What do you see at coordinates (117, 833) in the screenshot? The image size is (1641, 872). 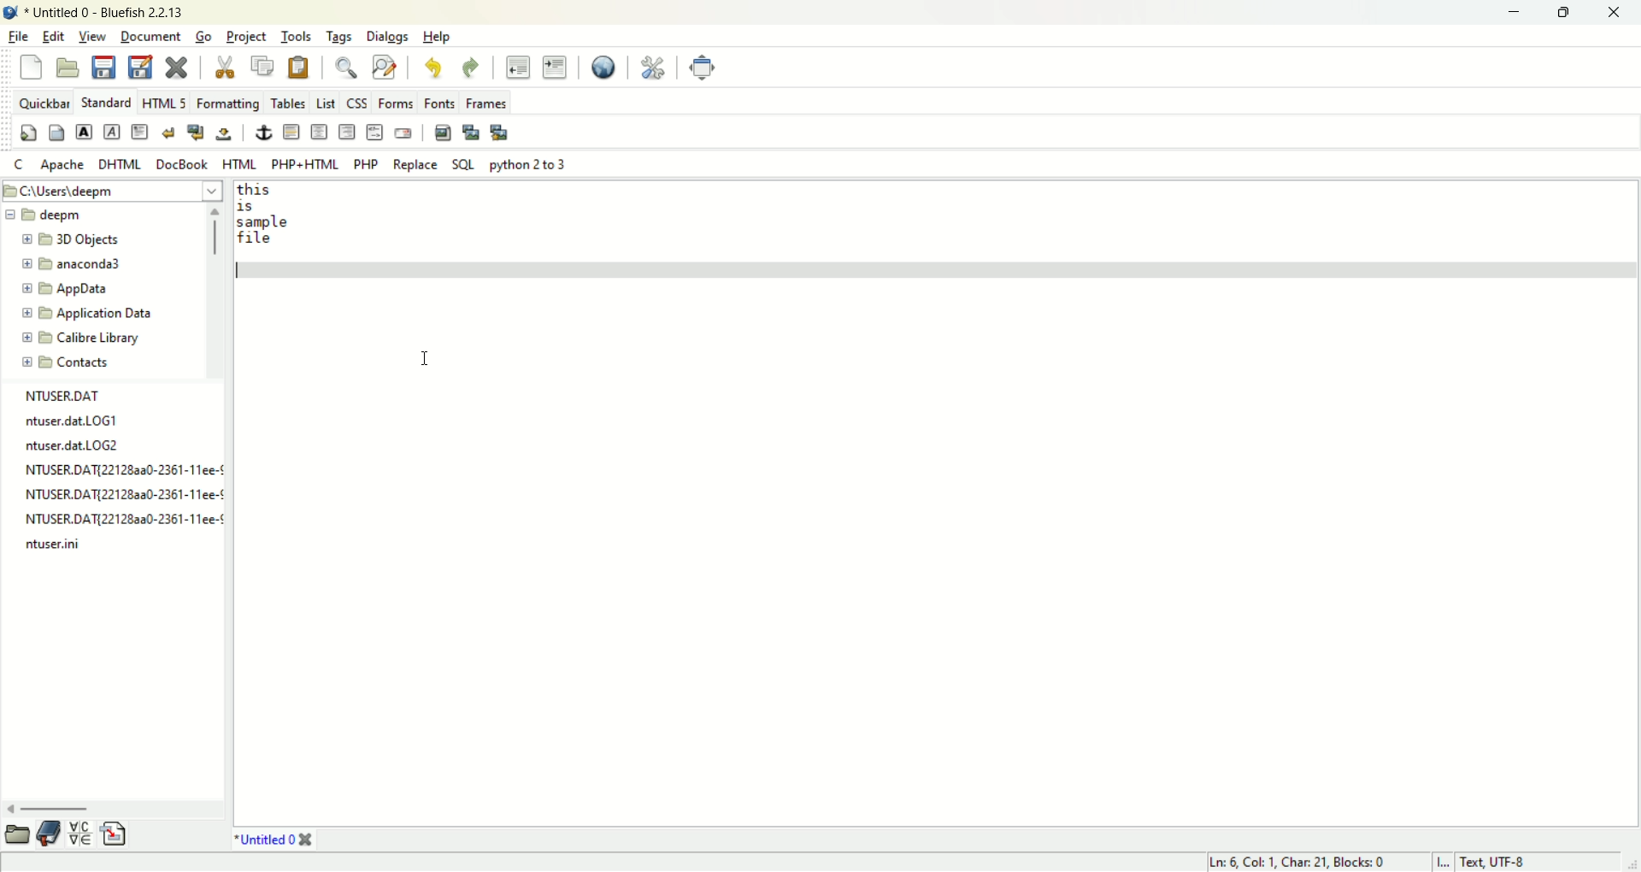 I see `snippet` at bounding box center [117, 833].